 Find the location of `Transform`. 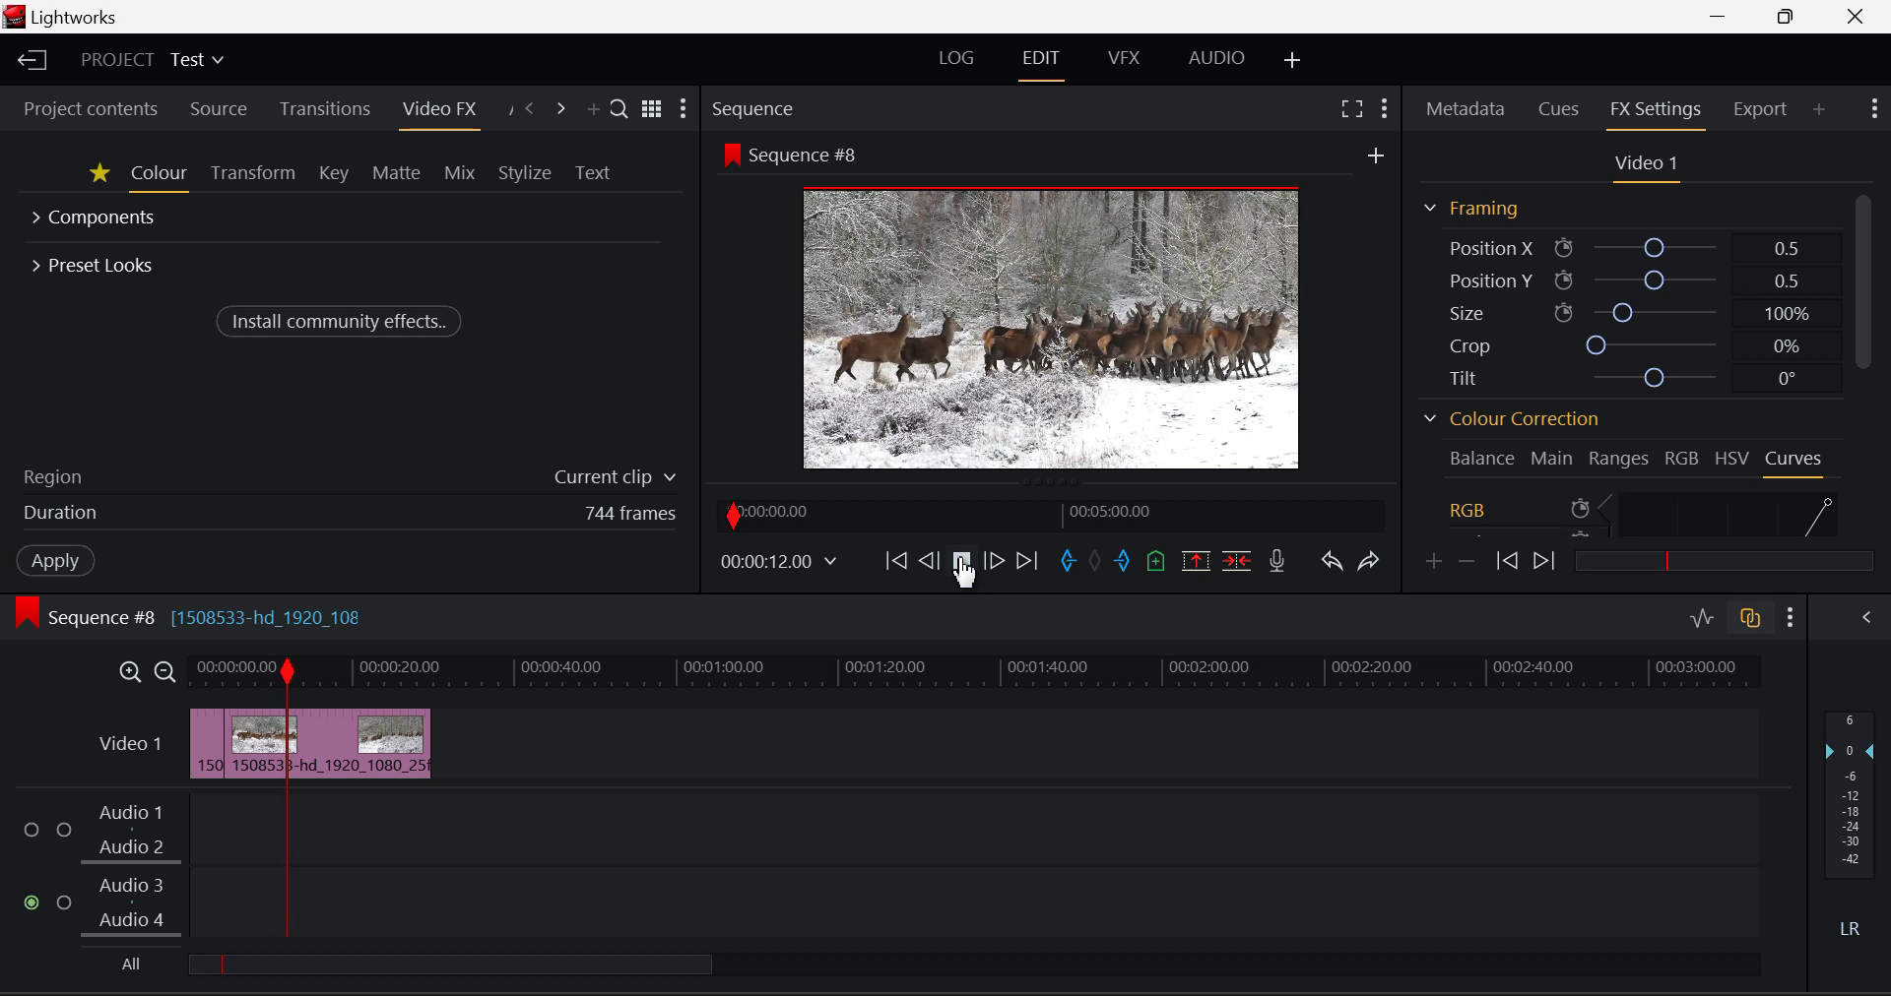

Transform is located at coordinates (250, 175).